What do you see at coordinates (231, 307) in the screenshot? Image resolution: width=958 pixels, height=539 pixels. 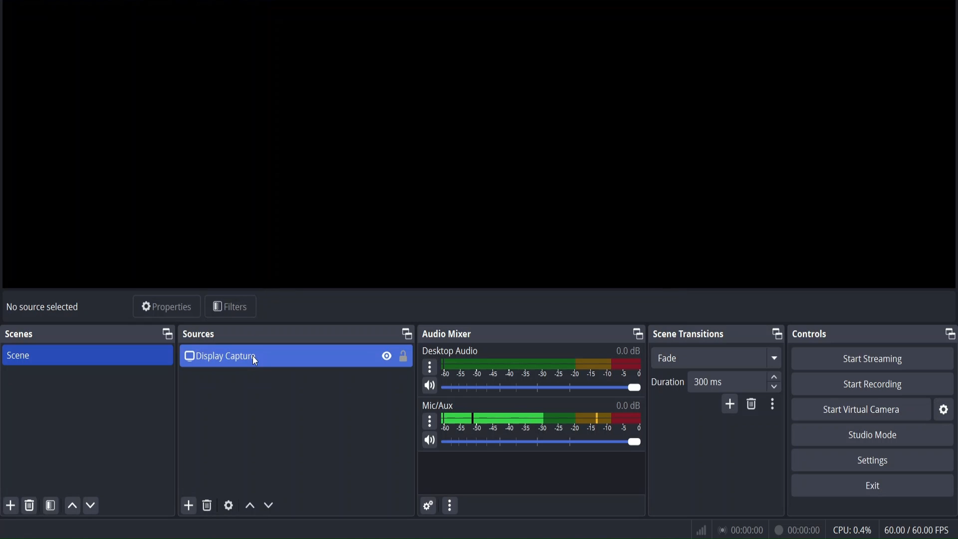 I see `filters` at bounding box center [231, 307].